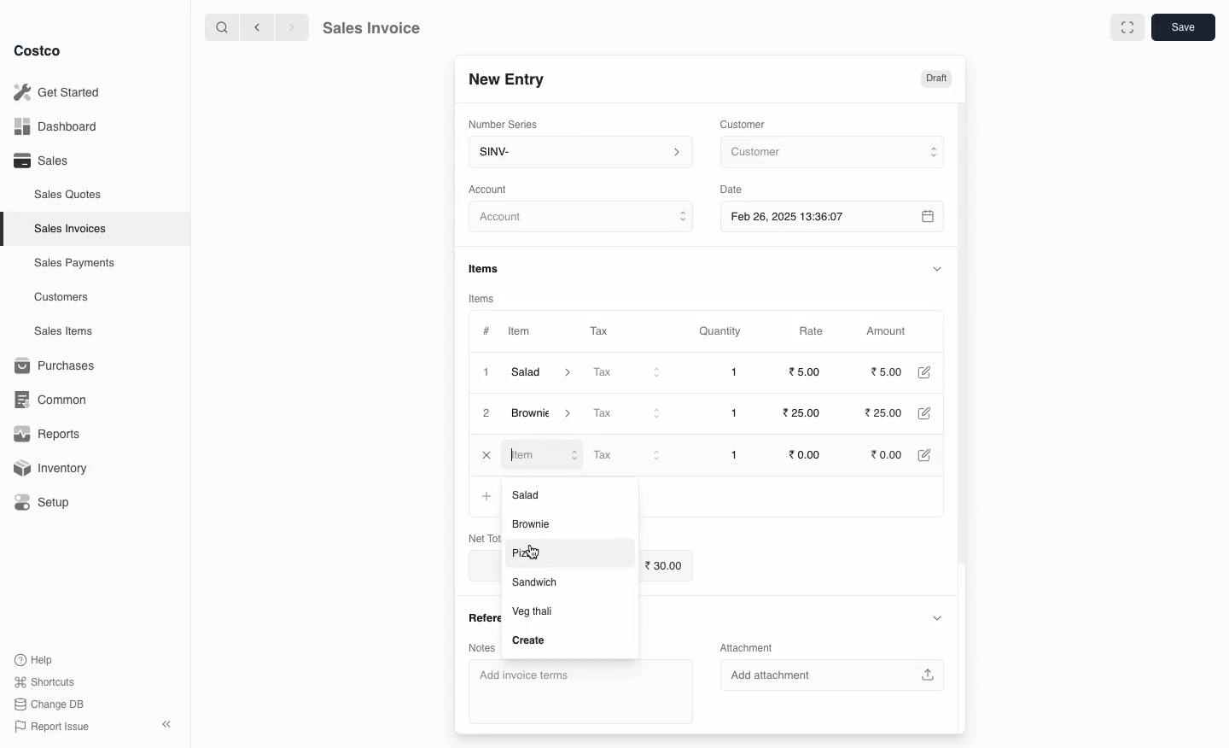 The width and height of the screenshot is (1229, 748). Describe the element at coordinates (482, 298) in the screenshot. I see `Items` at that location.